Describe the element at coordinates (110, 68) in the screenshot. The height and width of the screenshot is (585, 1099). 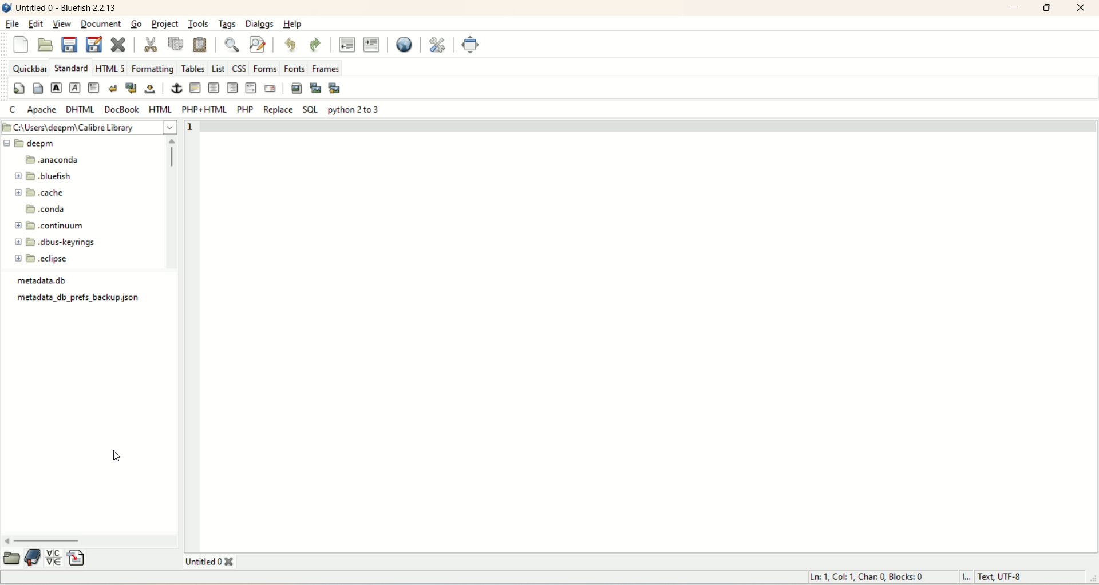
I see `HTML 5` at that location.